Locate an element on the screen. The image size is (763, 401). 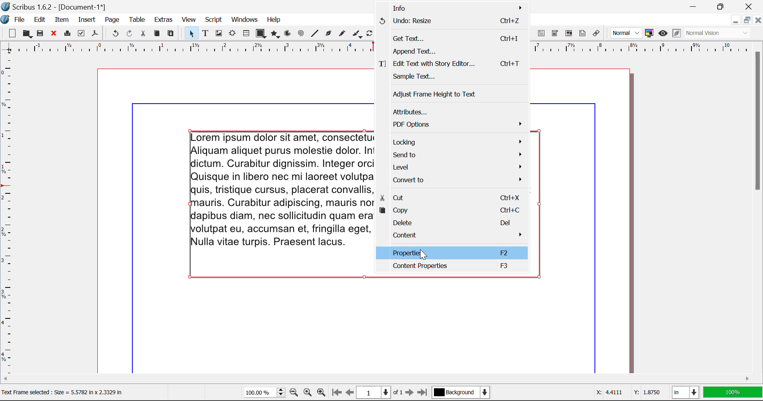
Cursor Coordinates is located at coordinates (626, 393).